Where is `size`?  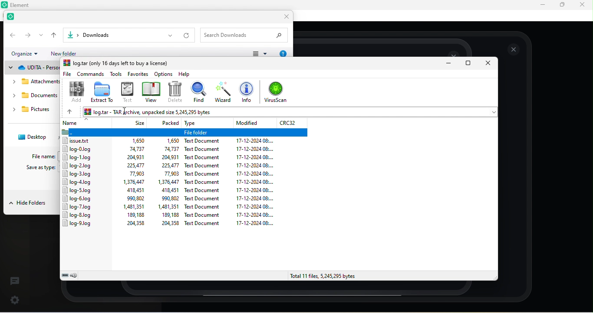 size is located at coordinates (133, 123).